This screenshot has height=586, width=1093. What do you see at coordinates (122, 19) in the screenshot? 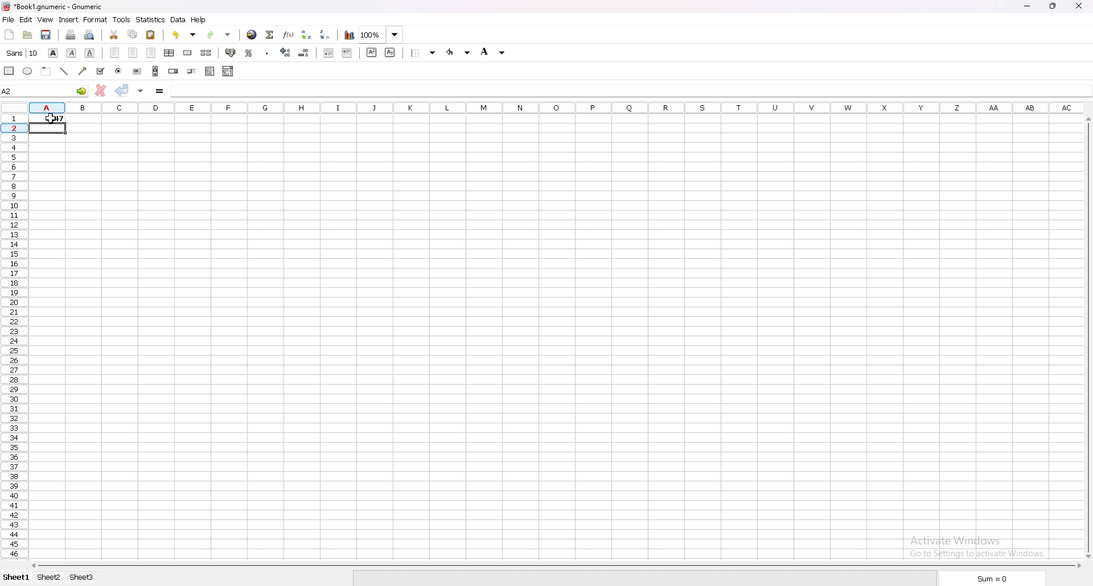
I see `tools` at bounding box center [122, 19].